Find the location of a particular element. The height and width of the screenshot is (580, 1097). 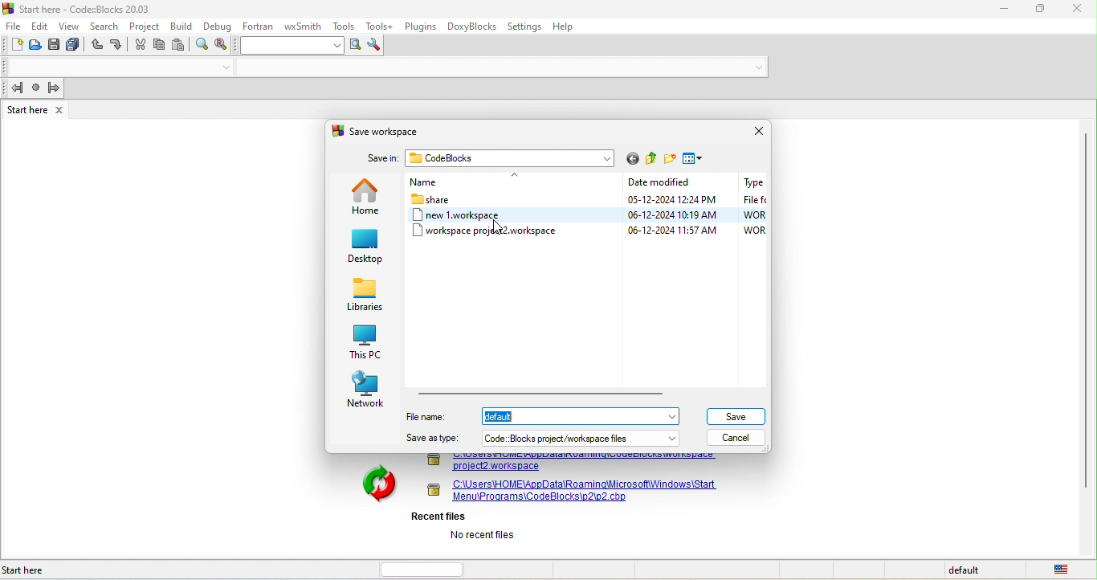

save is located at coordinates (737, 415).